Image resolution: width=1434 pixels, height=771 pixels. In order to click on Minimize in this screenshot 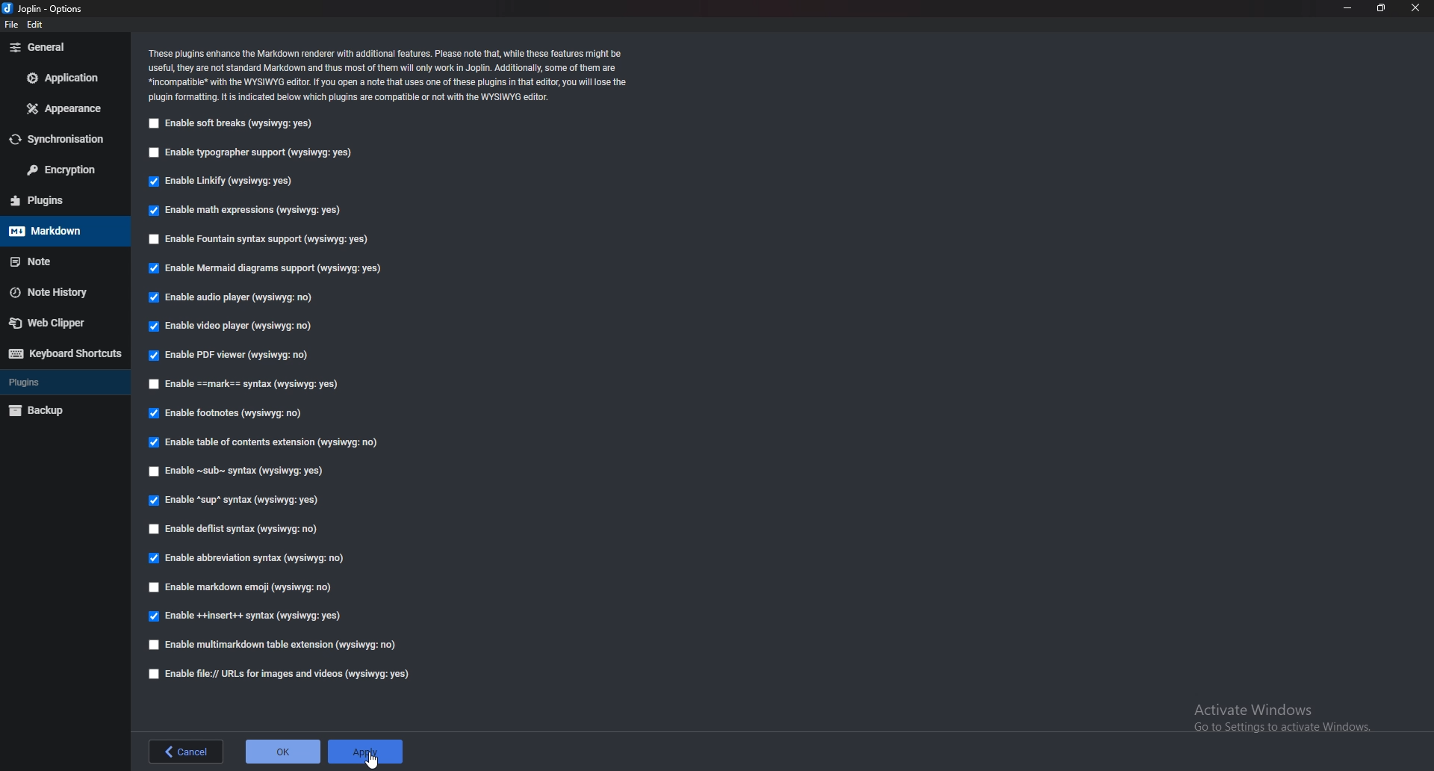, I will do `click(1347, 7)`.